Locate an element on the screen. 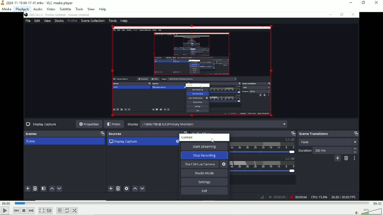 This screenshot has width=383, height=215. Volume is located at coordinates (368, 211).